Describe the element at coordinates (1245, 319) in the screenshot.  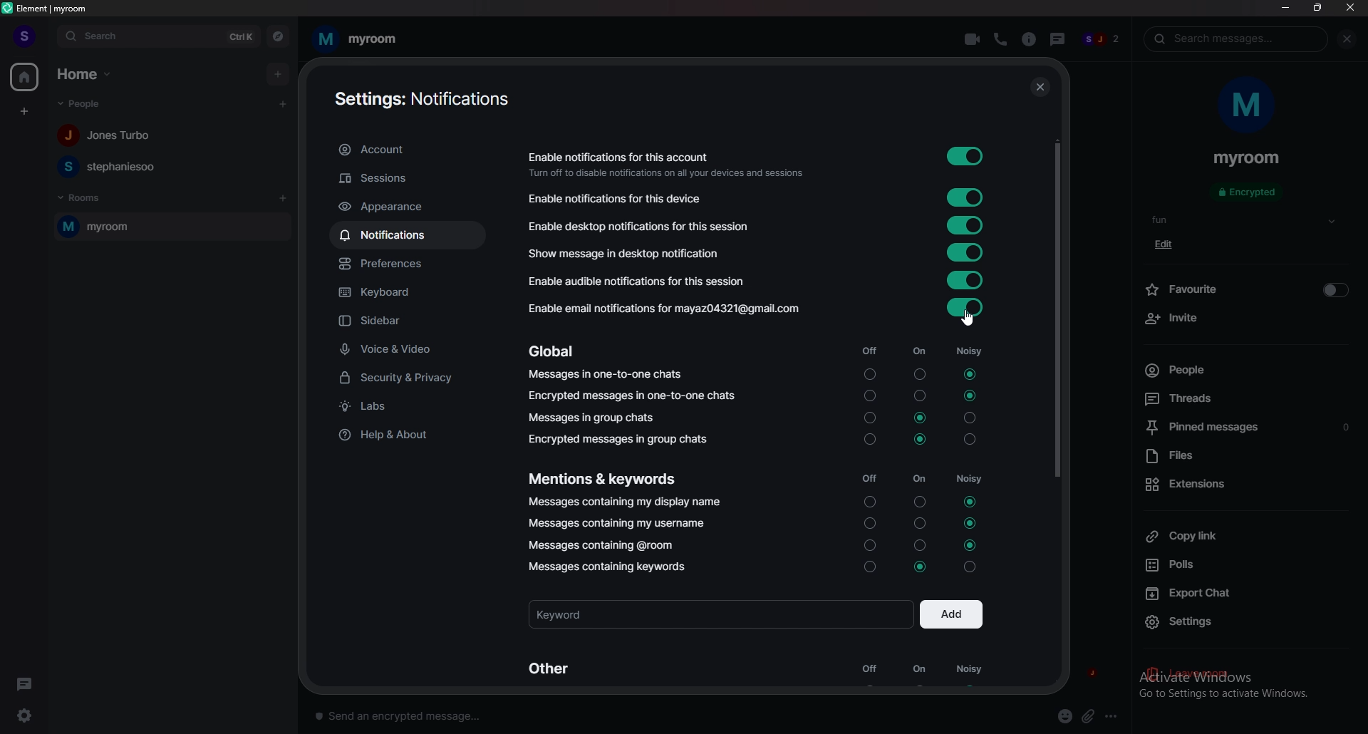
I see `invite` at that location.